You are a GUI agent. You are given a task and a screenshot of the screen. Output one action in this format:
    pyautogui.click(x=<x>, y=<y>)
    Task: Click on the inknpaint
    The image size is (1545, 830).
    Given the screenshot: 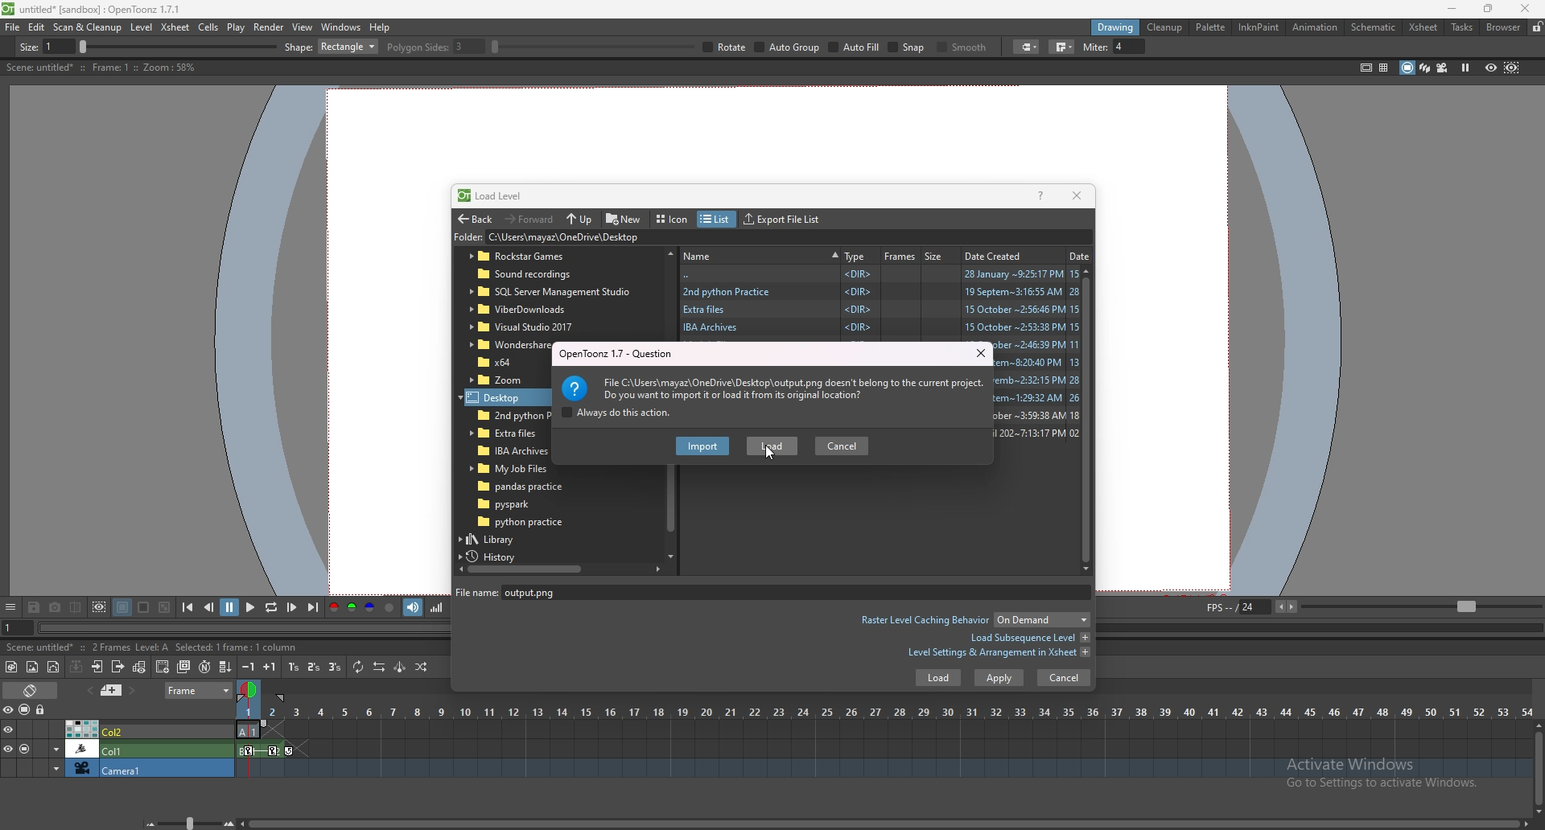 What is the action you would take?
    pyautogui.click(x=1259, y=27)
    